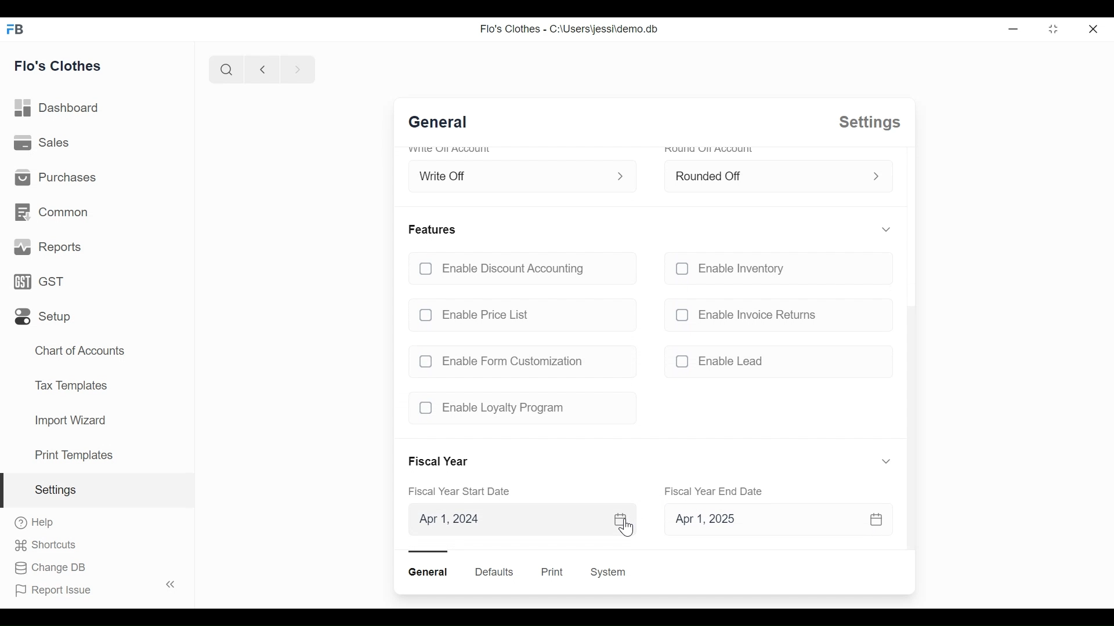 This screenshot has width=1114, height=626. Describe the element at coordinates (774, 271) in the screenshot. I see `unchecked Enable Inventory` at that location.